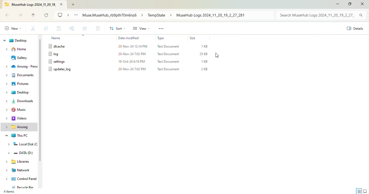  What do you see at coordinates (19, 102) in the screenshot?
I see `Downloads` at bounding box center [19, 102].